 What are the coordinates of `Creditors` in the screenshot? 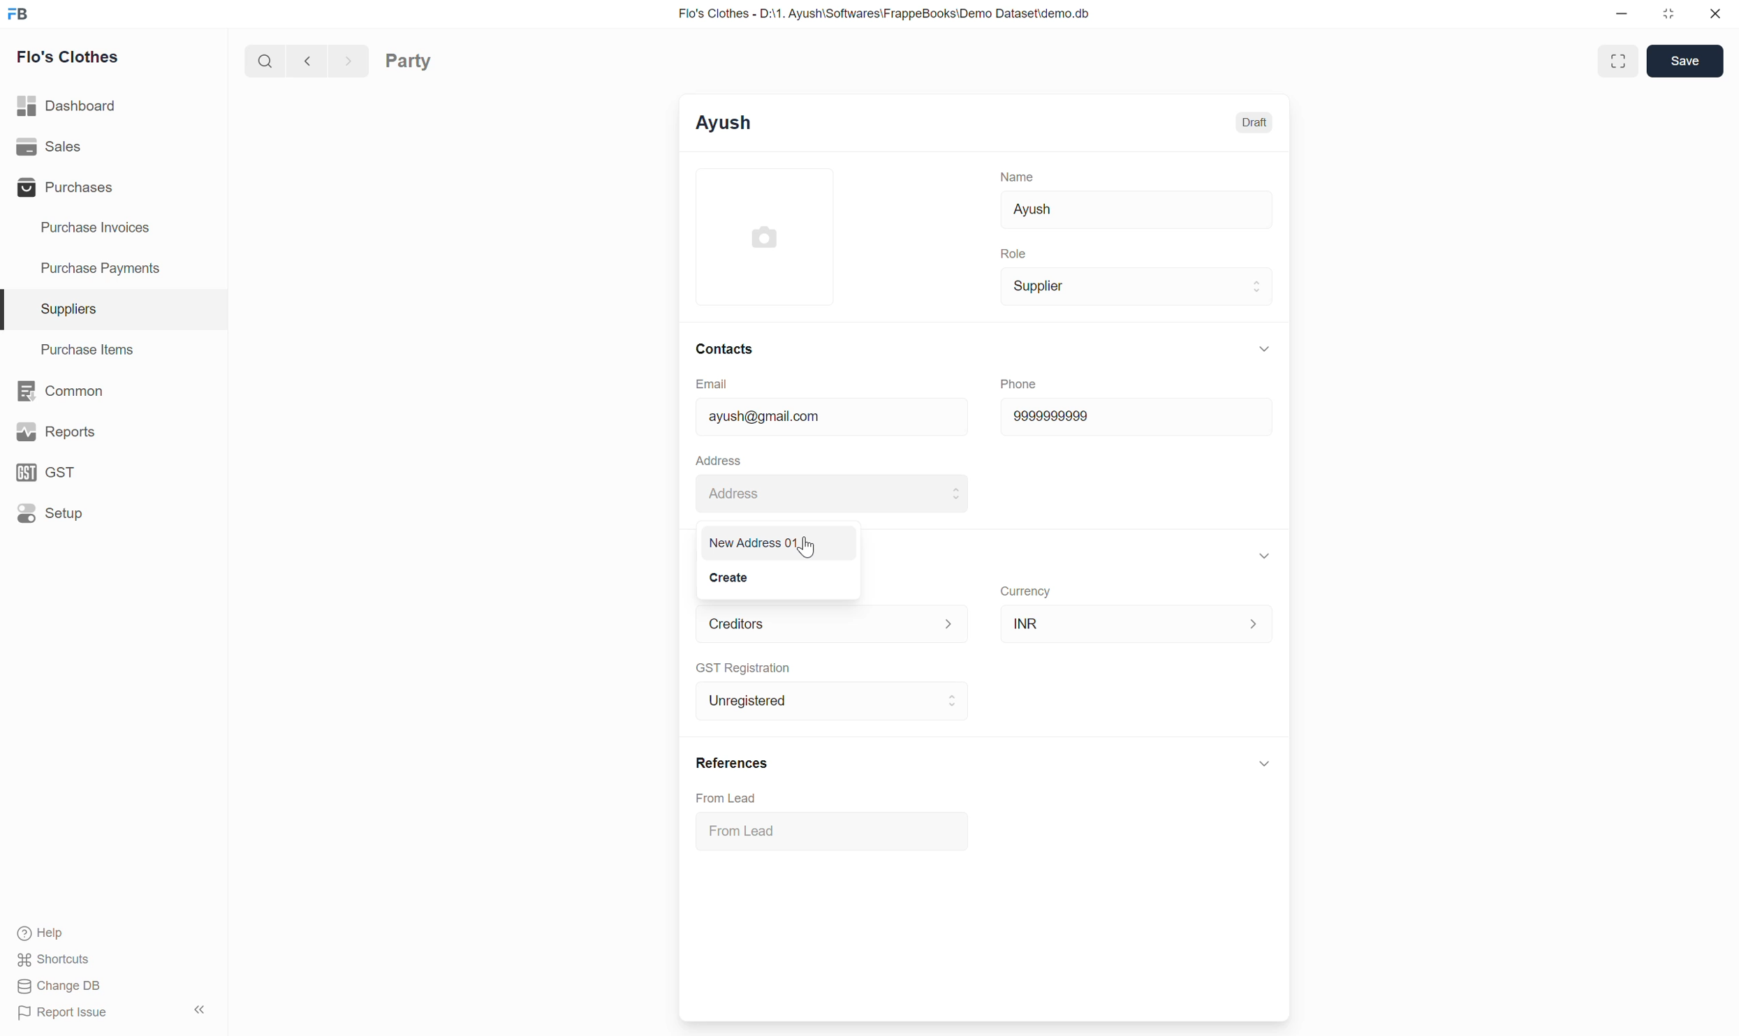 It's located at (833, 624).